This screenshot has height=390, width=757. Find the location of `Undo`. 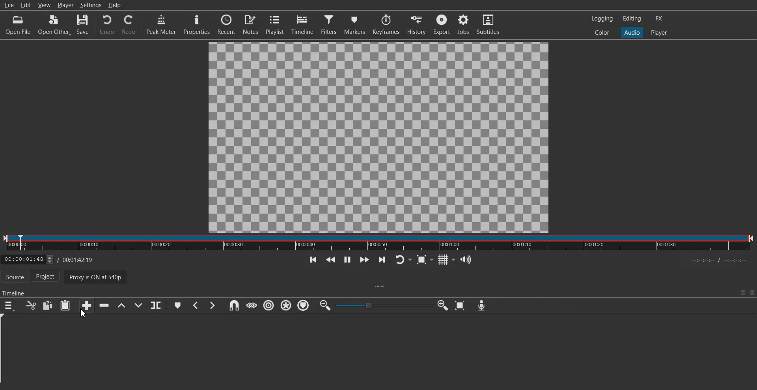

Undo is located at coordinates (106, 25).